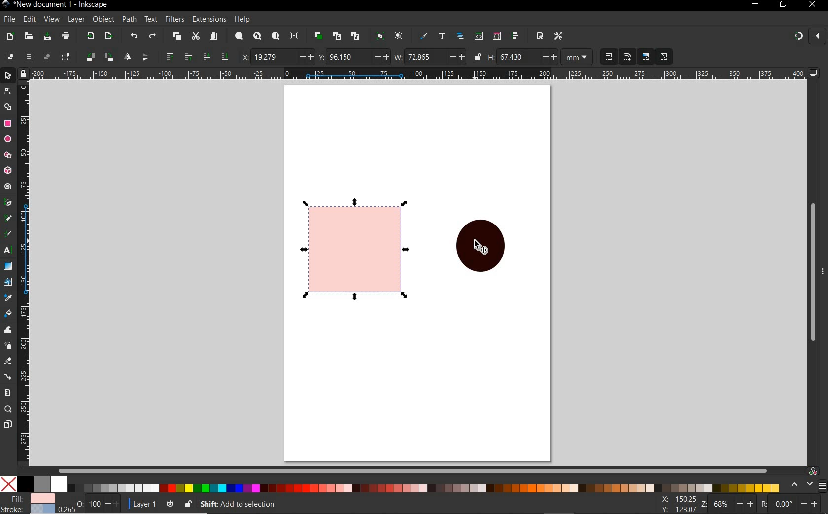 Image resolution: width=828 pixels, height=514 pixels. I want to click on lower, so click(207, 57).